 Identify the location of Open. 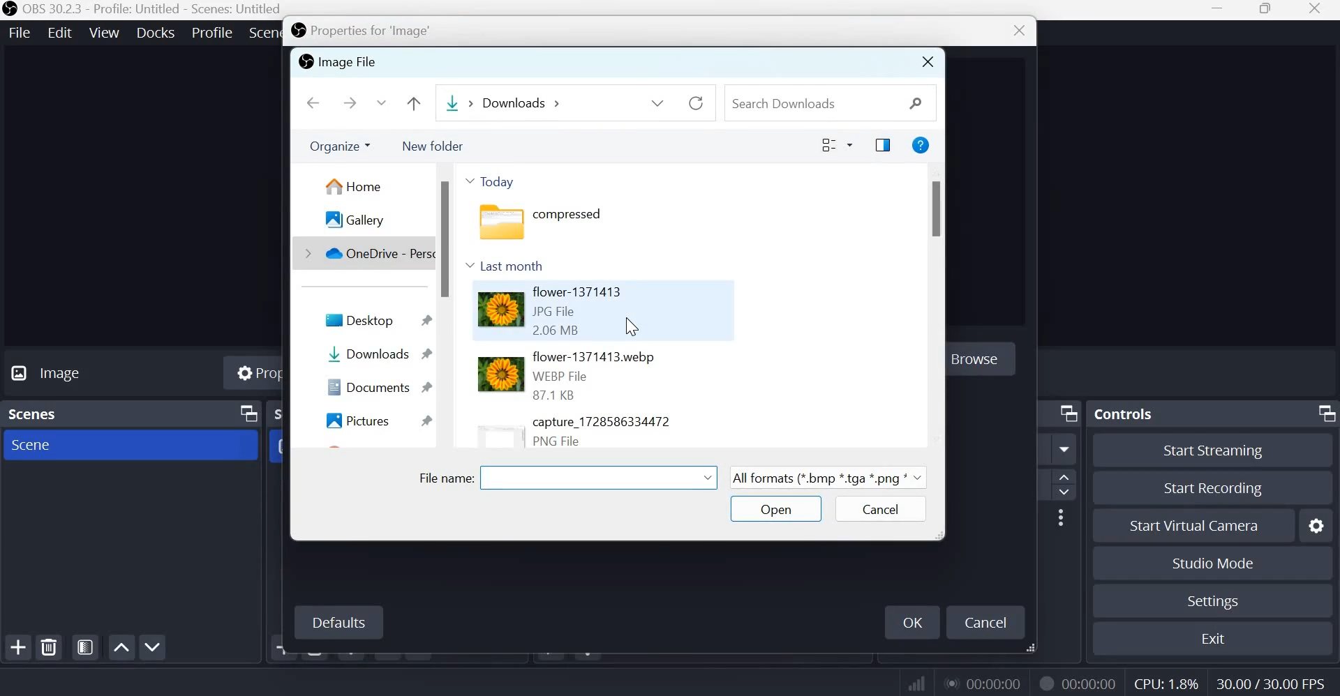
(773, 510).